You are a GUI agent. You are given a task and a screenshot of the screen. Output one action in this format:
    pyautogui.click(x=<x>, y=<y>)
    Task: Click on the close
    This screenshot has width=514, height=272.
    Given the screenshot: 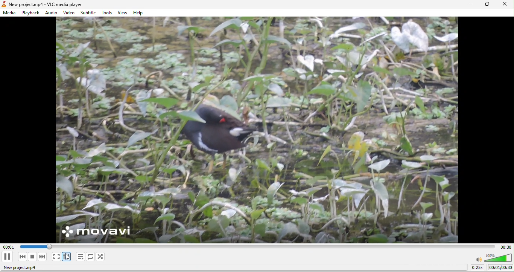 What is the action you would take?
    pyautogui.click(x=505, y=5)
    